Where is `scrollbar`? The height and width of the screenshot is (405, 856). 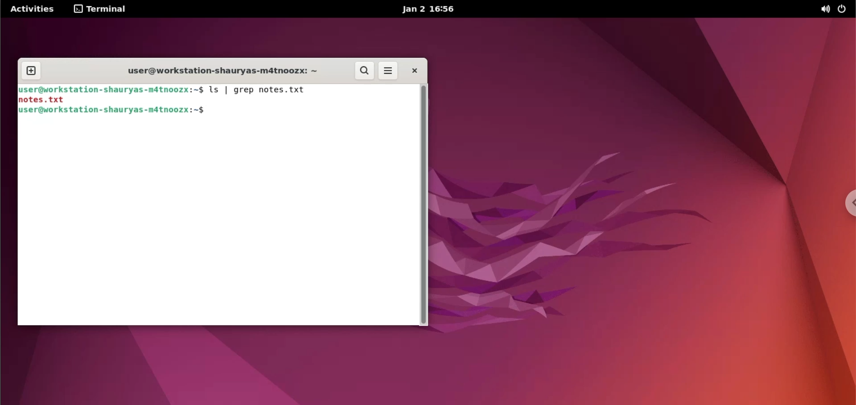 scrollbar is located at coordinates (424, 204).